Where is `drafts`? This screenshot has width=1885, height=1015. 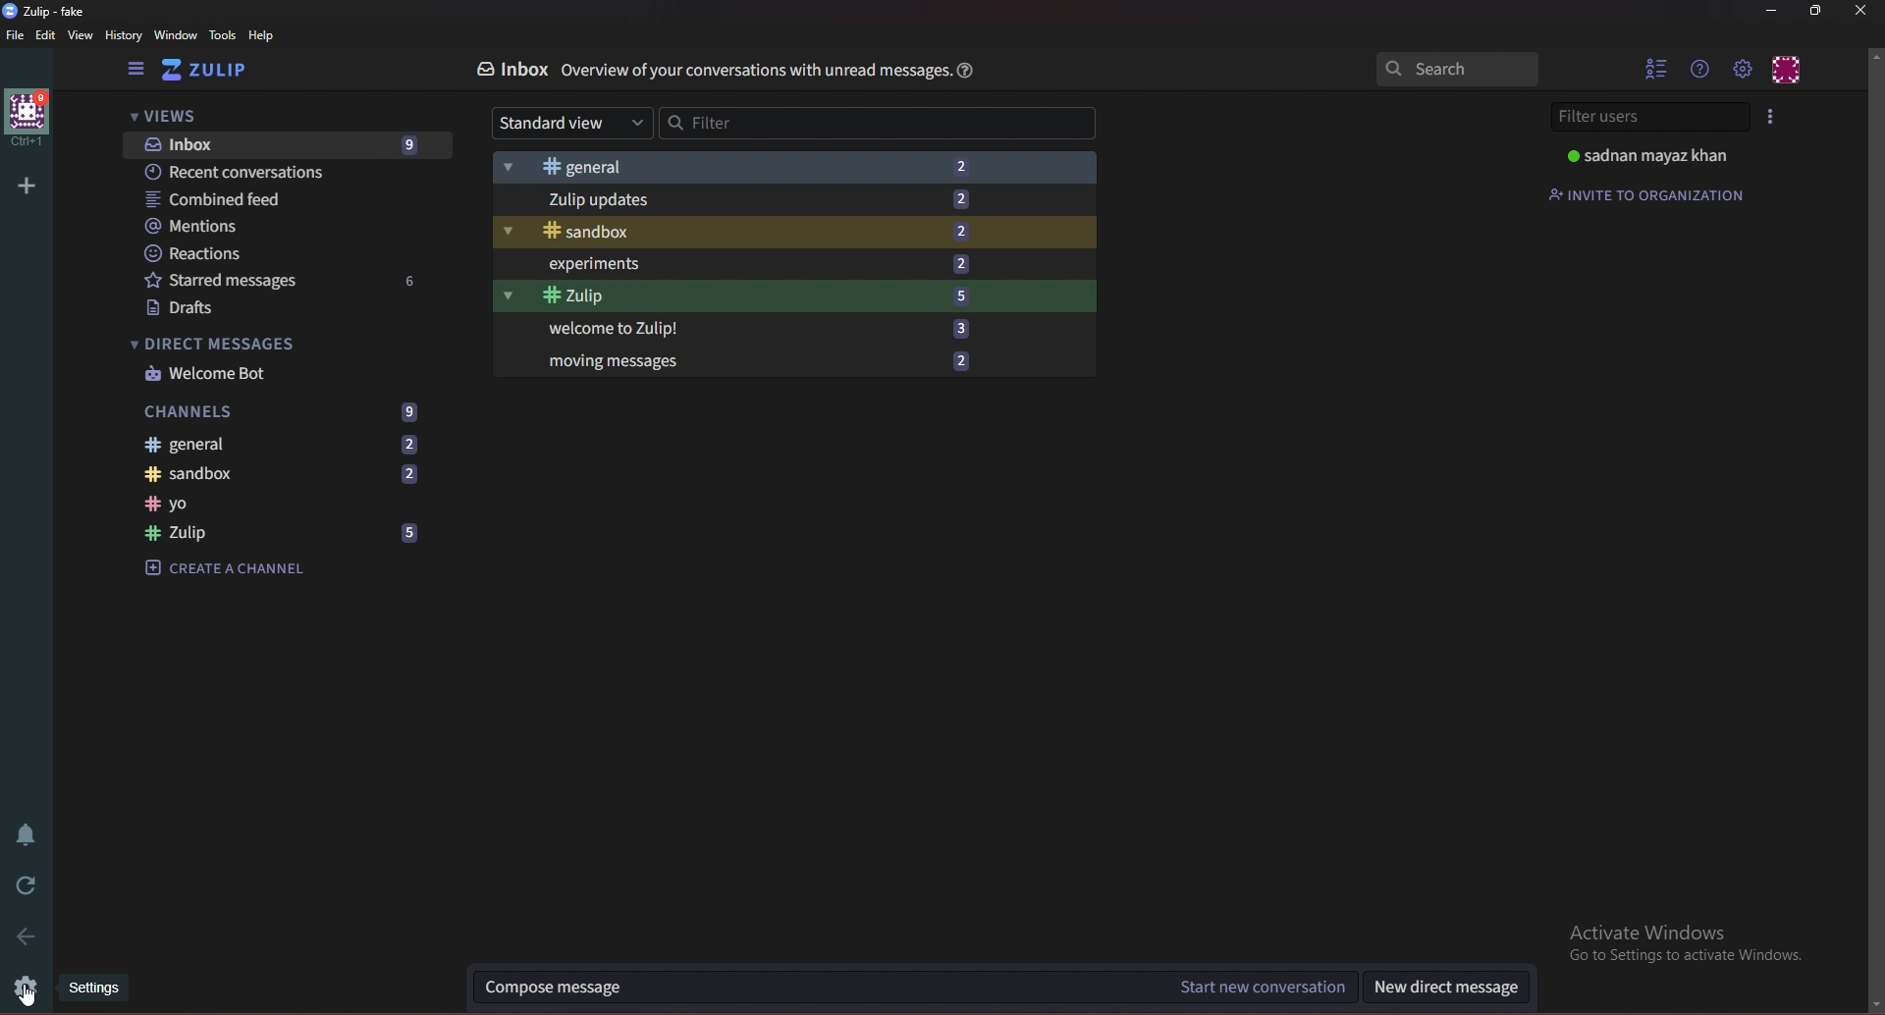
drafts is located at coordinates (284, 309).